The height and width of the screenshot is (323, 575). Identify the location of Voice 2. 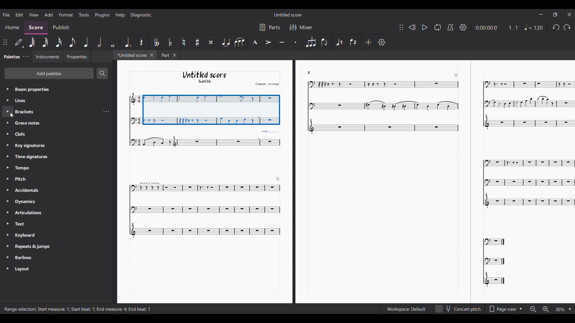
(352, 42).